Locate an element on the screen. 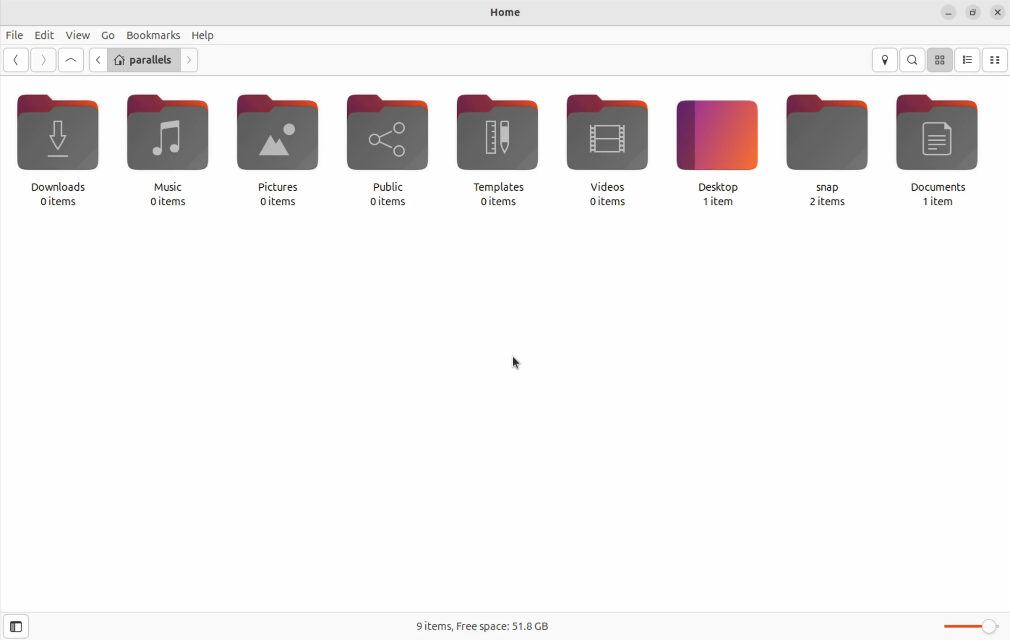 This screenshot has height=640, width=1010. Go is located at coordinates (107, 35).